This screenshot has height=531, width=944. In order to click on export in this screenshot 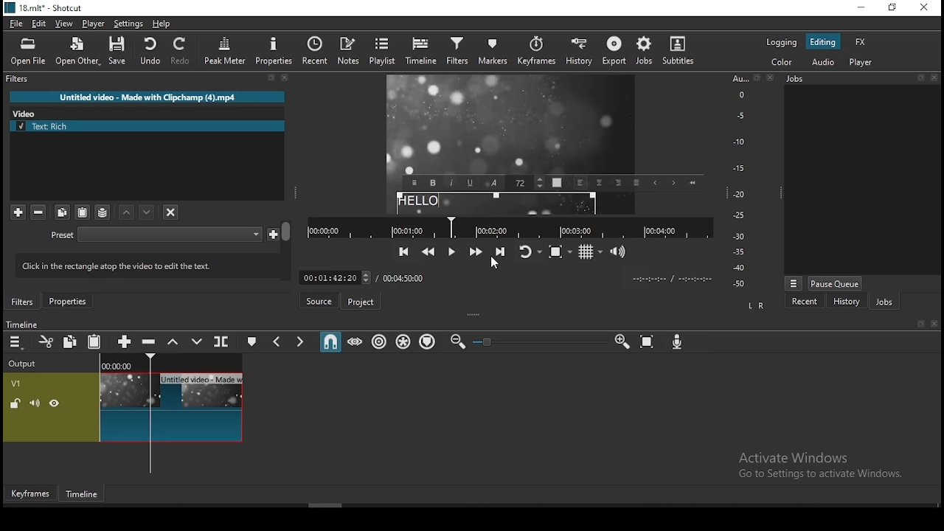, I will do `click(613, 53)`.